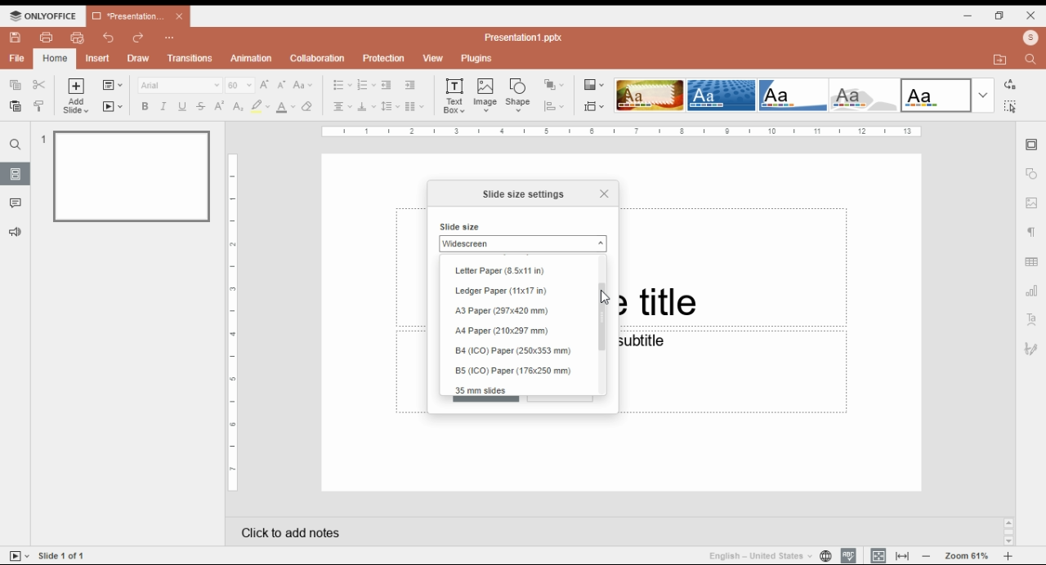 This screenshot has height=565, width=1046. I want to click on Scroll bar, so click(1008, 531).